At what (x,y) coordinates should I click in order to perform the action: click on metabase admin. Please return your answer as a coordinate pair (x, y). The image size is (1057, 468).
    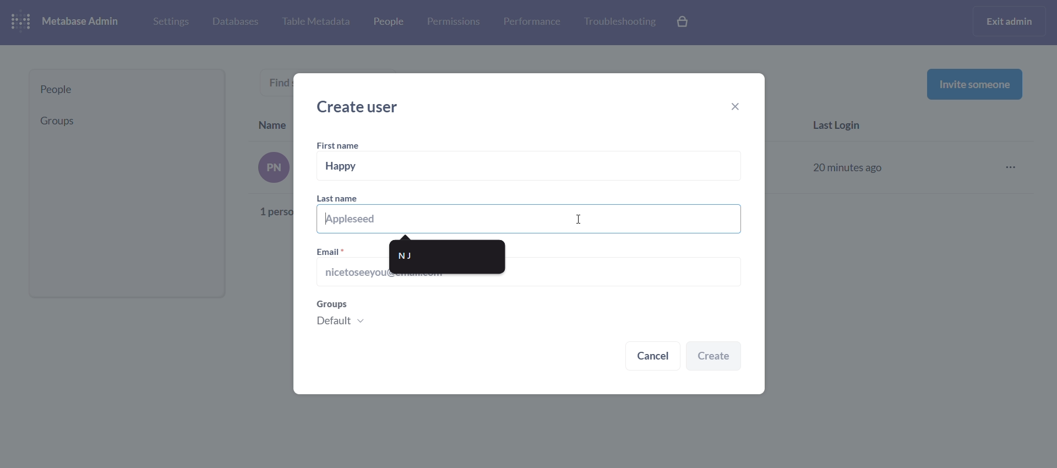
    Looking at the image, I should click on (85, 22).